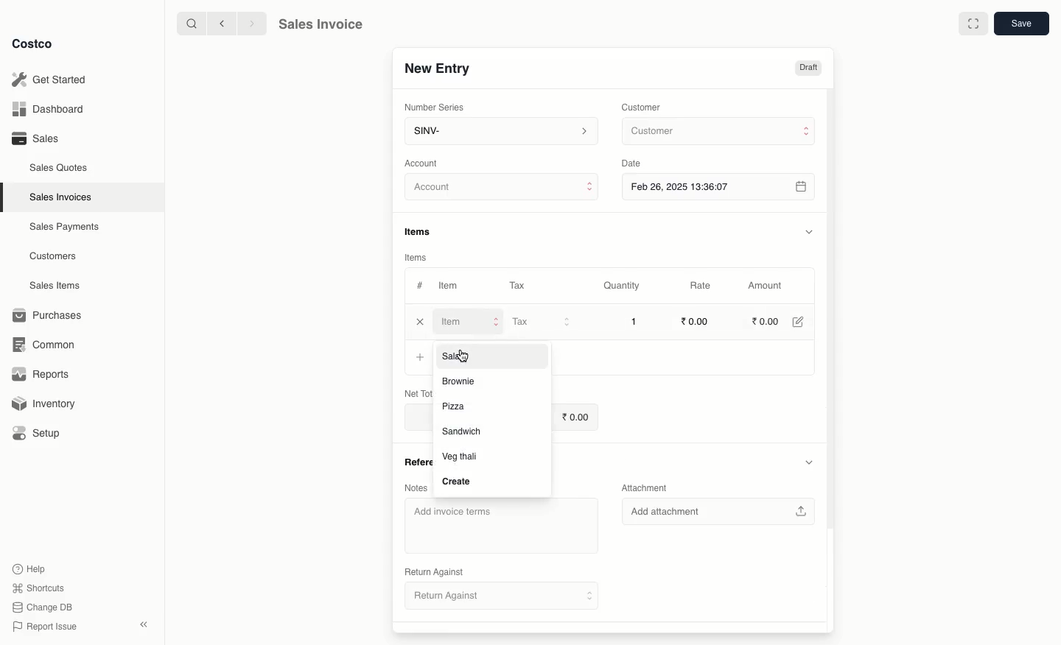  What do you see at coordinates (461, 382) in the screenshot?
I see `Brownie` at bounding box center [461, 382].